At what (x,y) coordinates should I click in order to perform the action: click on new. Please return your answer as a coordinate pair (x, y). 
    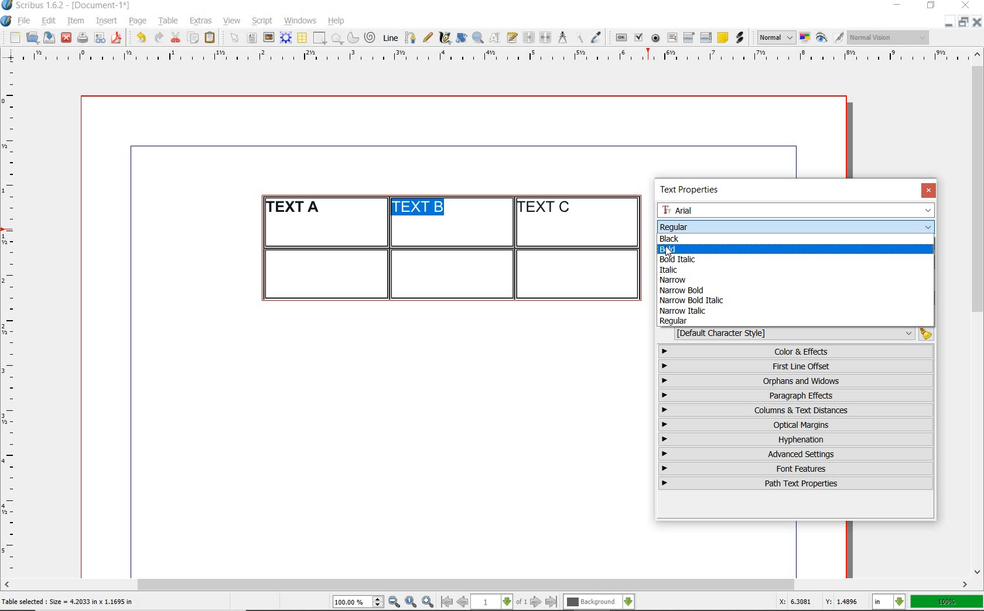
    Looking at the image, I should click on (13, 37).